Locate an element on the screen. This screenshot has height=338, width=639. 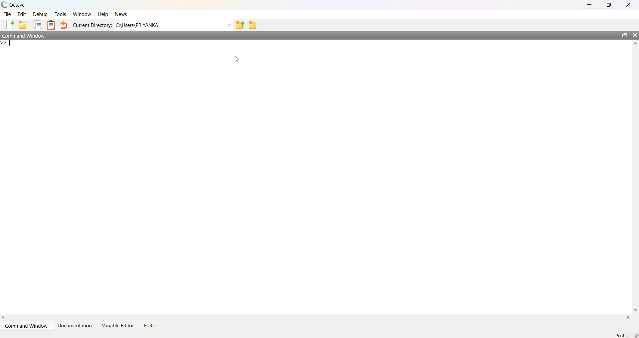
Open an existing file in editor is located at coordinates (23, 25).